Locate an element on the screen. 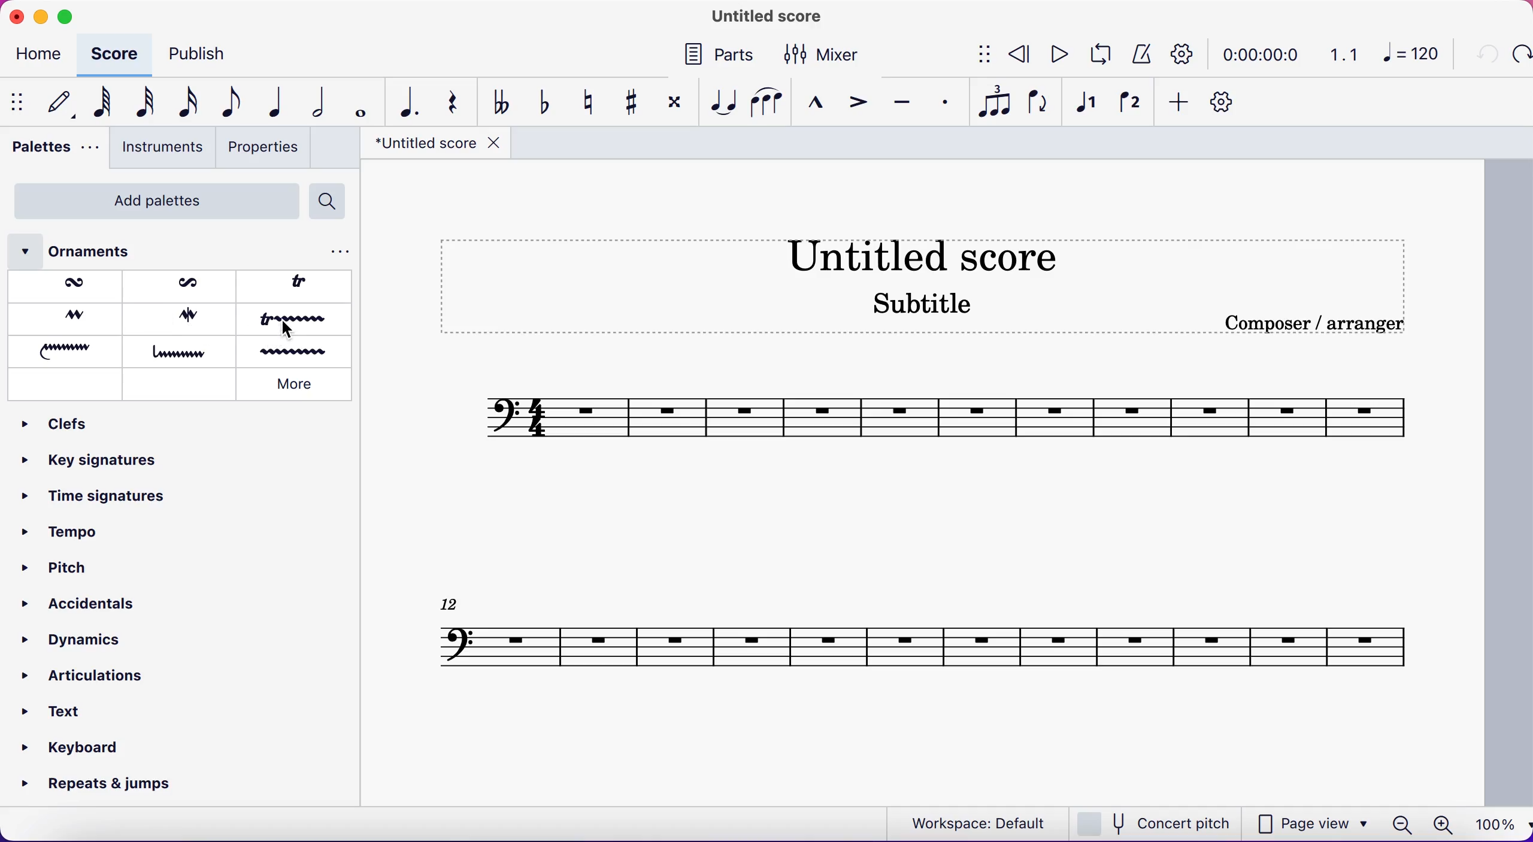 The height and width of the screenshot is (842, 1533). title is located at coordinates (761, 17).